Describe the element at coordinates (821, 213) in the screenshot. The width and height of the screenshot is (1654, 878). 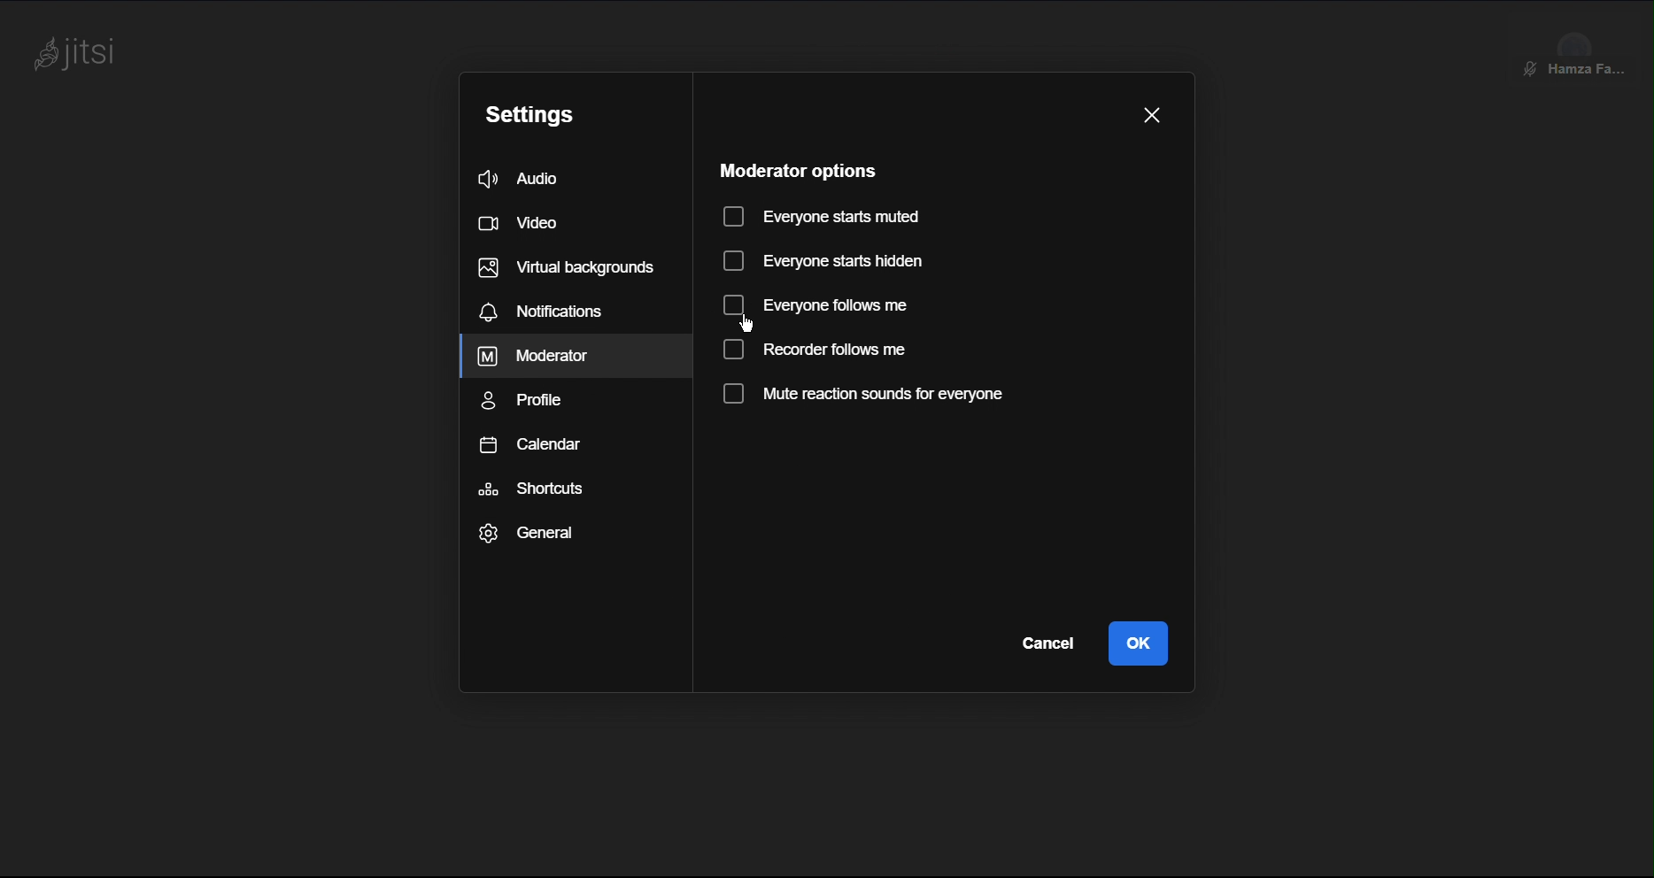
I see `Everyone starts muted` at that location.